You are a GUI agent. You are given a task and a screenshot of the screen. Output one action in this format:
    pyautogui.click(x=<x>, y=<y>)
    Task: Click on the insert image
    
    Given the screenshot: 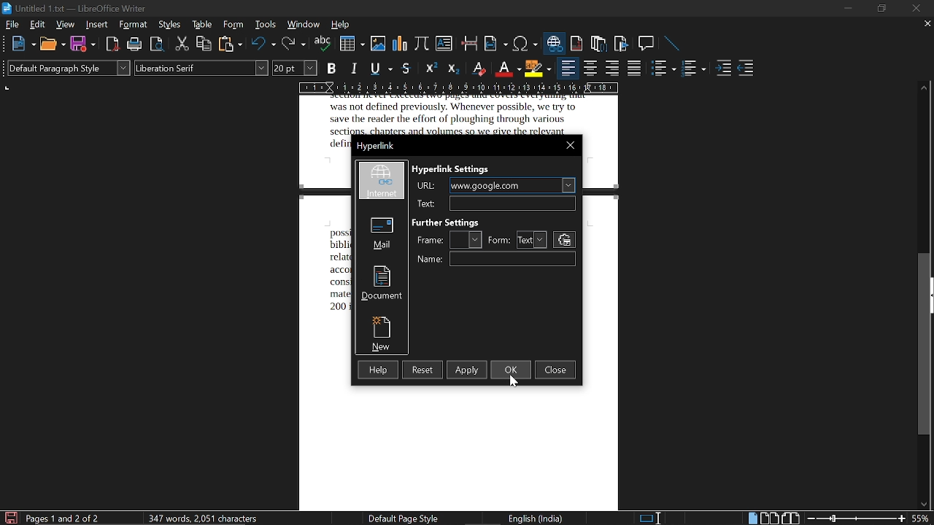 What is the action you would take?
    pyautogui.click(x=378, y=45)
    